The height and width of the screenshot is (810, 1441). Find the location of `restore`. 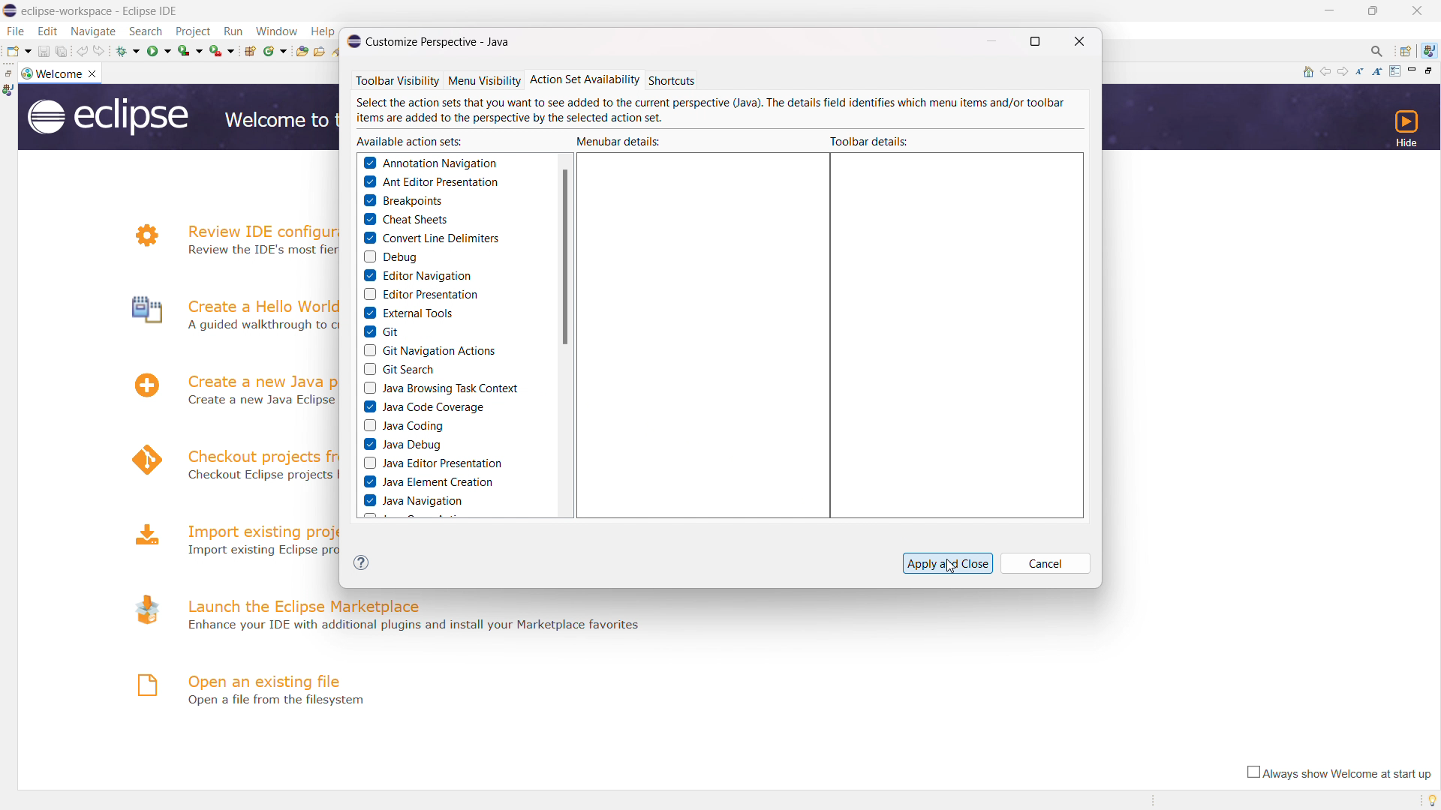

restore is located at coordinates (9, 73).